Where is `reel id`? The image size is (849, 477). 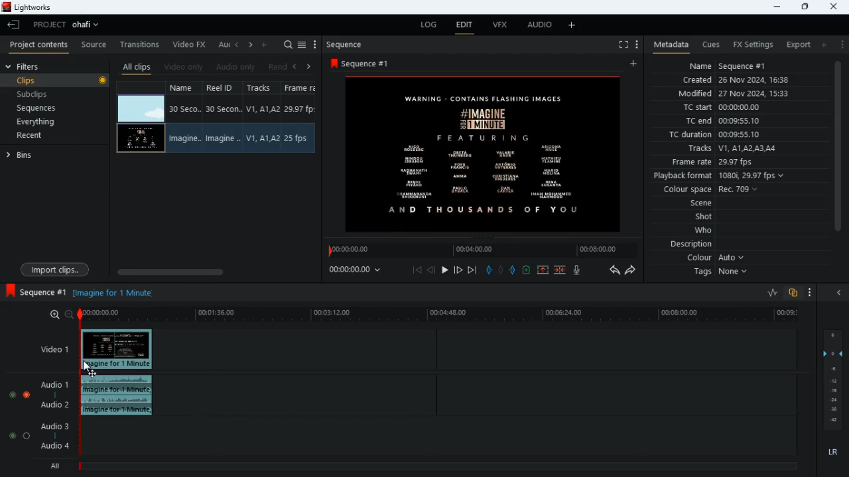 reel id is located at coordinates (222, 89).